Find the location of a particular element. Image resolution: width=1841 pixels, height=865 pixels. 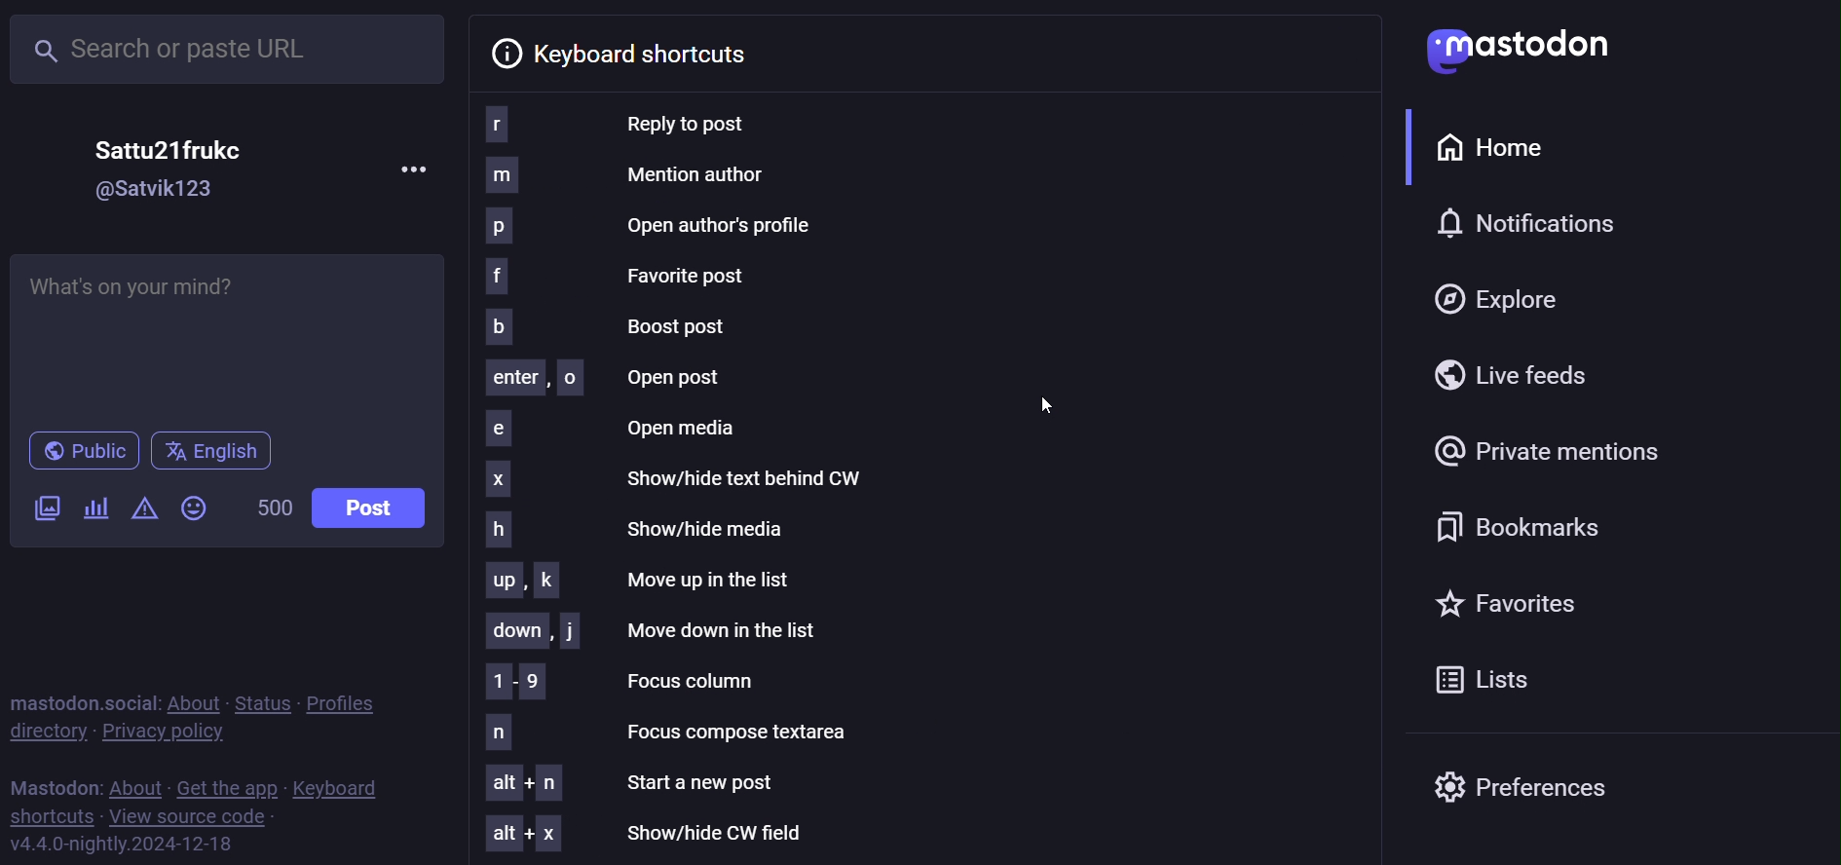

privacy policy is located at coordinates (165, 731).